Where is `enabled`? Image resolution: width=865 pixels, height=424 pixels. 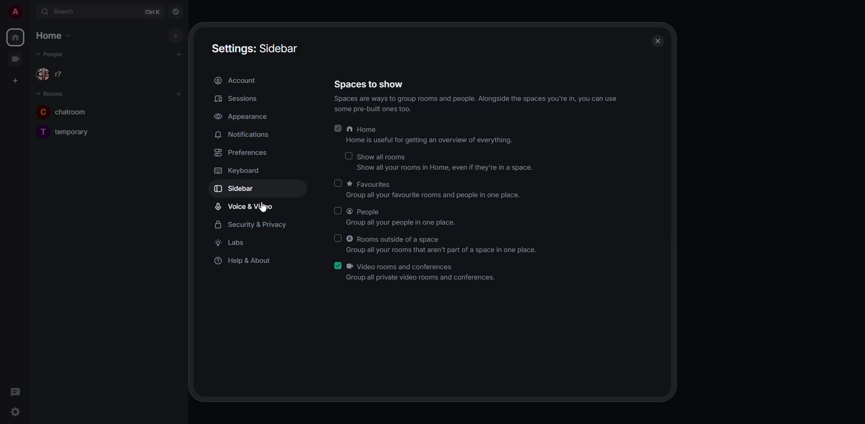
enabled is located at coordinates (338, 265).